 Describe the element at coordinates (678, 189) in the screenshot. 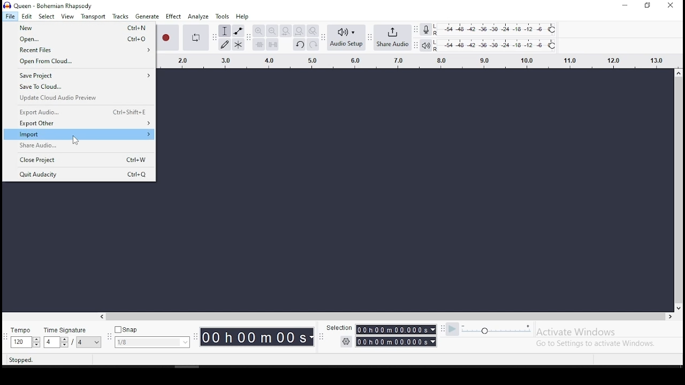

I see `scroll bar` at that location.